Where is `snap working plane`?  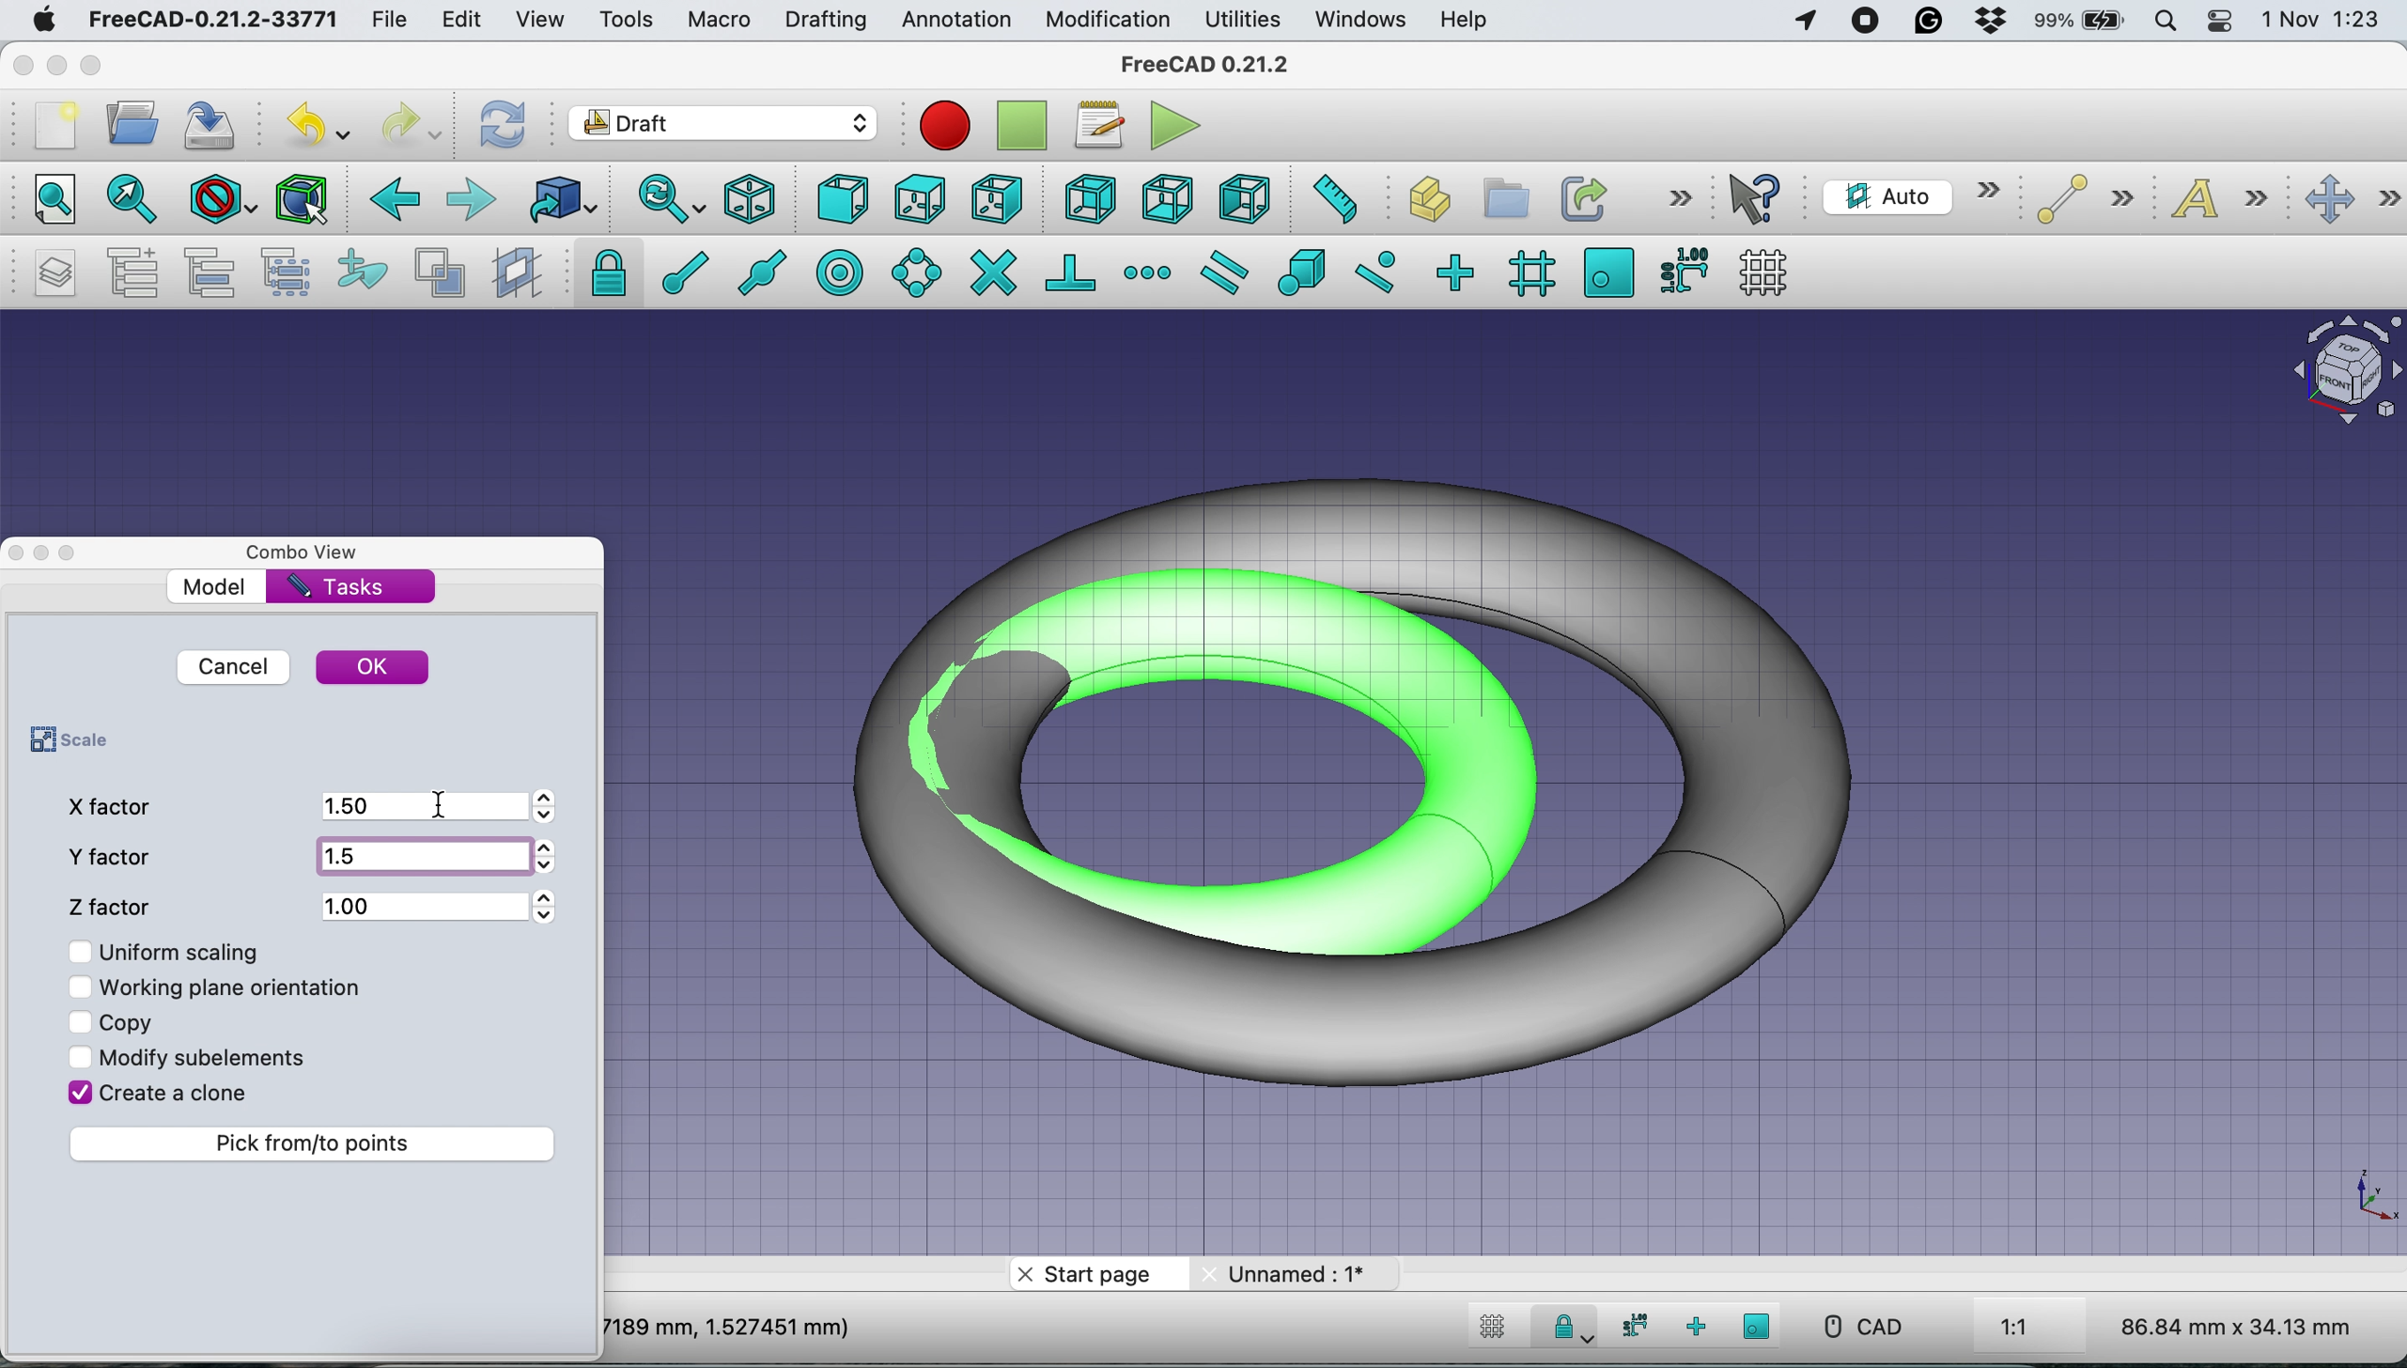 snap working plane is located at coordinates (1758, 1326).